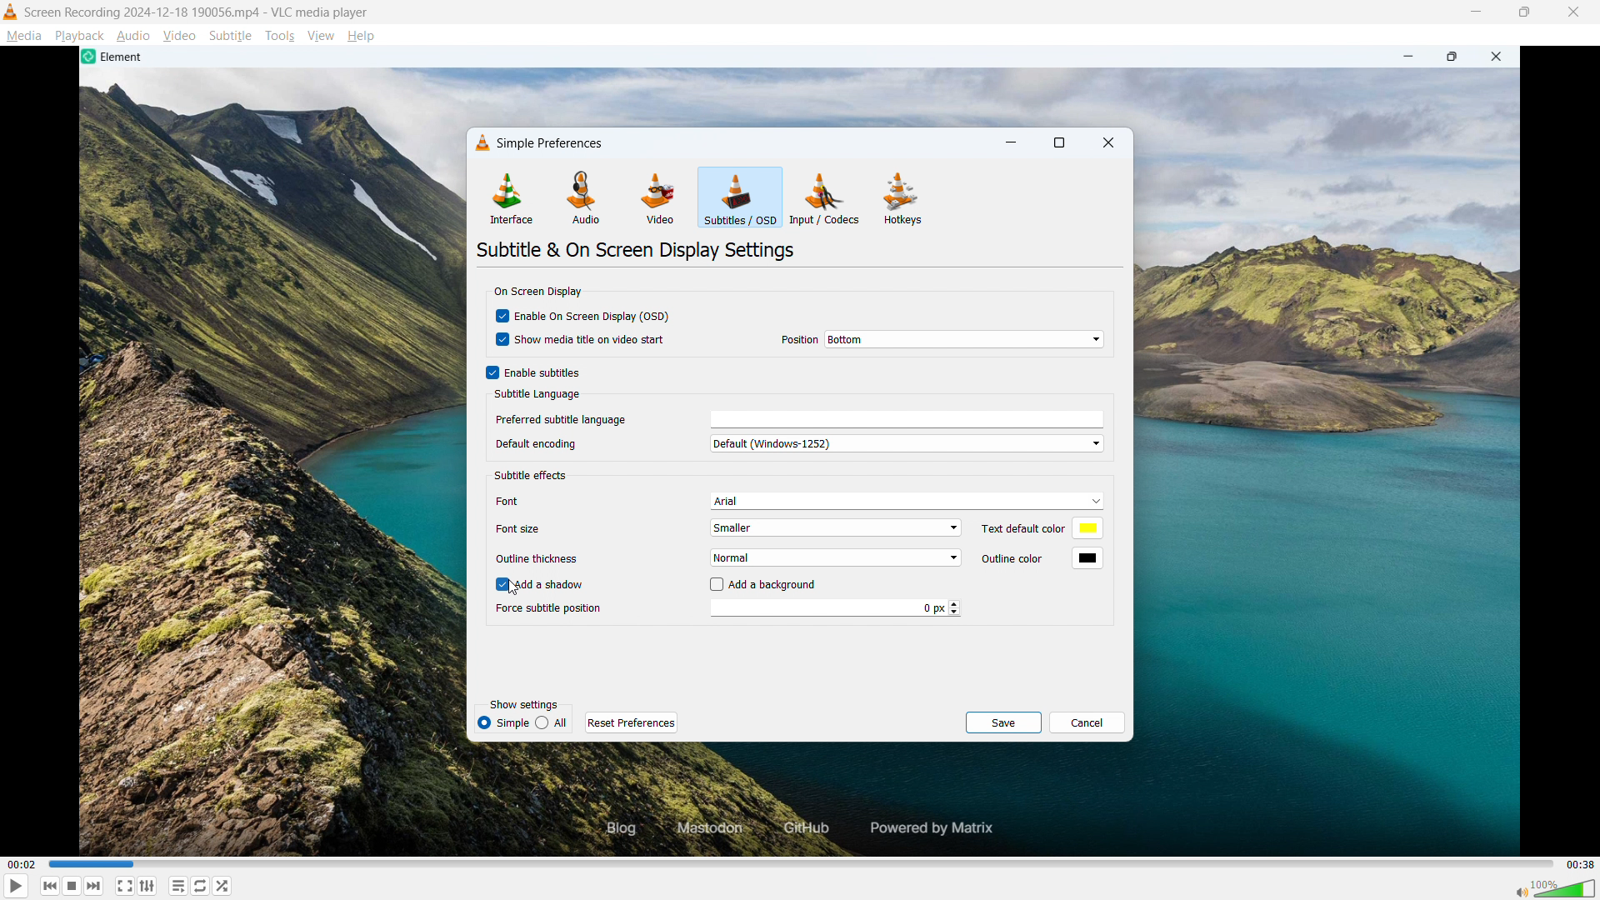 Image resolution: width=1600 pixels, height=900 pixels. I want to click on Reset preferences , so click(631, 721).